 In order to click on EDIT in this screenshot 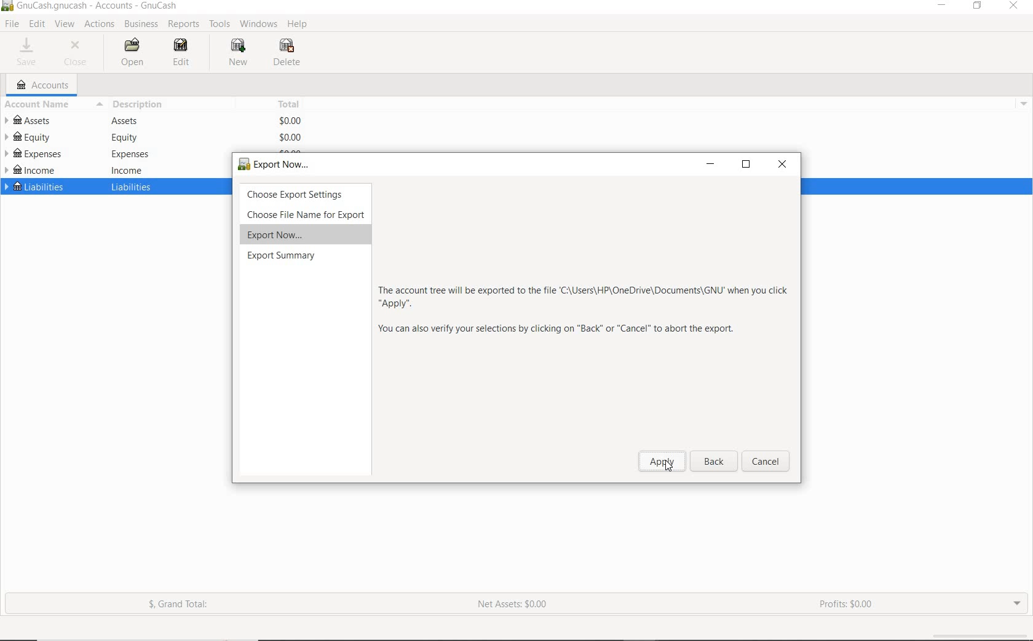, I will do `click(38, 25)`.